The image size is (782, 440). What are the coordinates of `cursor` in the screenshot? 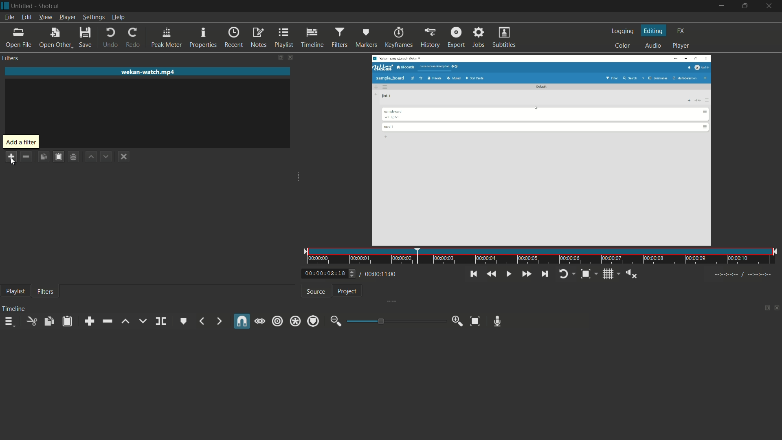 It's located at (12, 161).